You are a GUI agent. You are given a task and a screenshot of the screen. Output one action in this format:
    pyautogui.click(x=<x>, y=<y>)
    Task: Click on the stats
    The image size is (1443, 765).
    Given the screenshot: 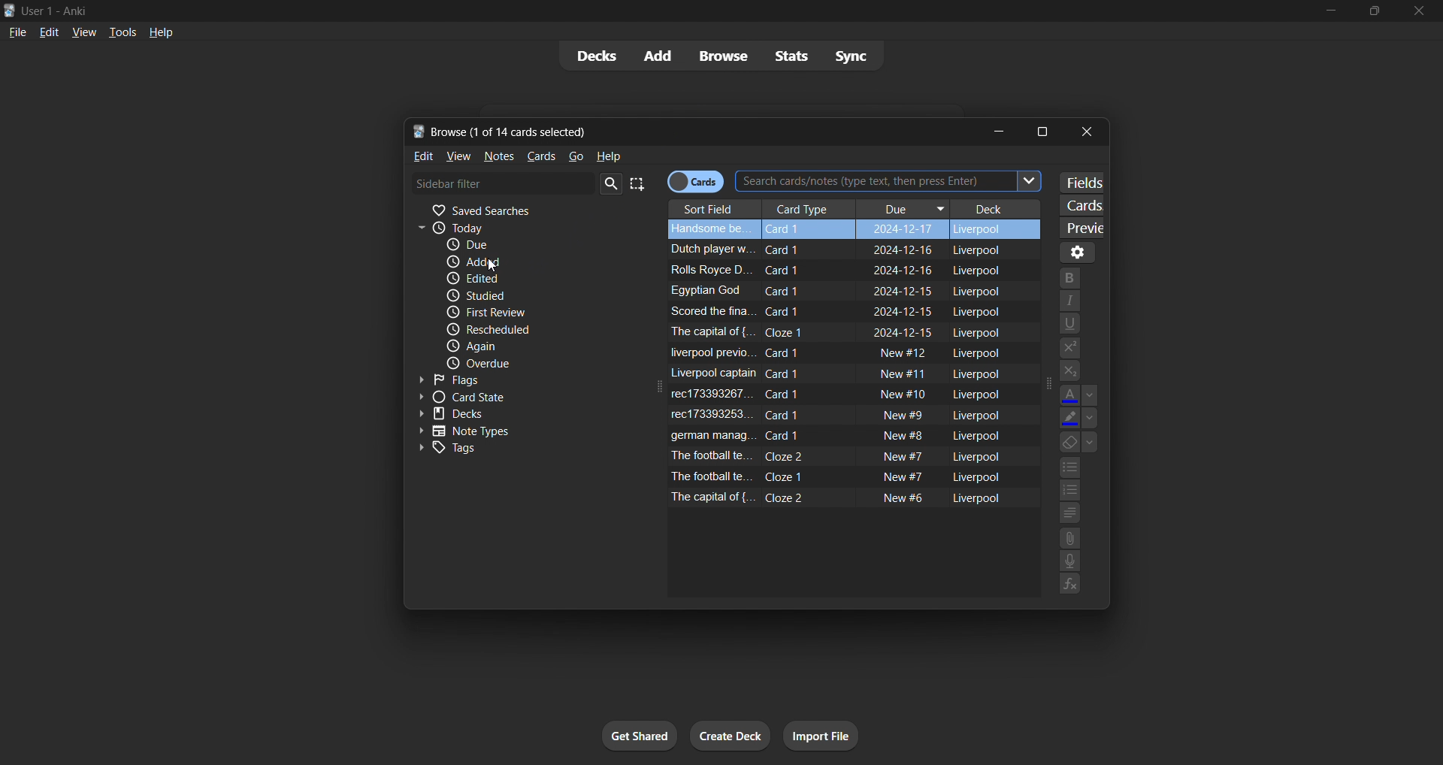 What is the action you would take?
    pyautogui.click(x=792, y=56)
    